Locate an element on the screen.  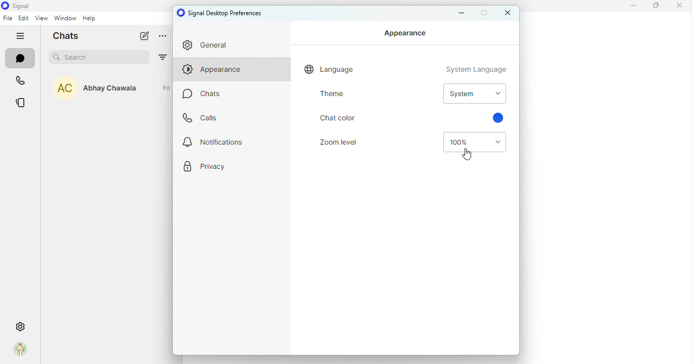
view is located at coordinates (41, 19).